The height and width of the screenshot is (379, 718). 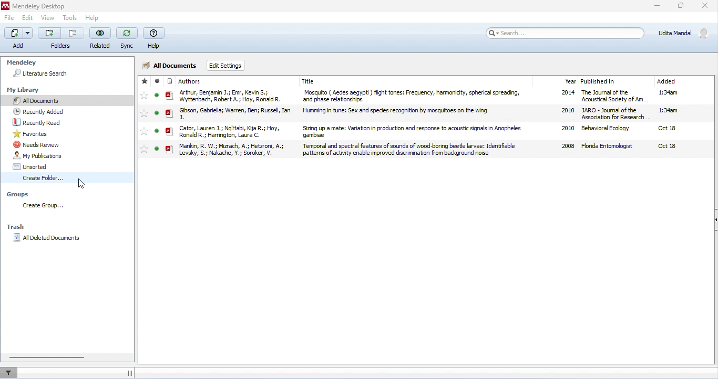 I want to click on Mosquito ( Aedes aegypti ) flight tones: Frequency, harmonicity, spherical spreading, and phase relationships , so click(x=412, y=96).